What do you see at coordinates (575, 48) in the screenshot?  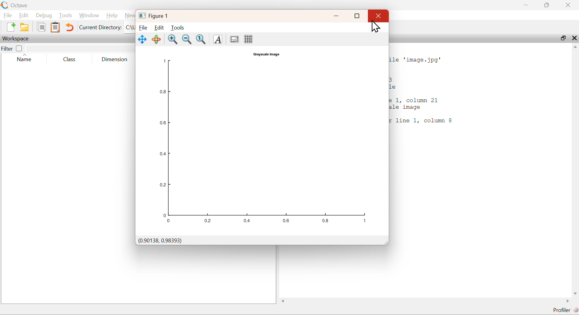 I see `scroll bar up` at bounding box center [575, 48].